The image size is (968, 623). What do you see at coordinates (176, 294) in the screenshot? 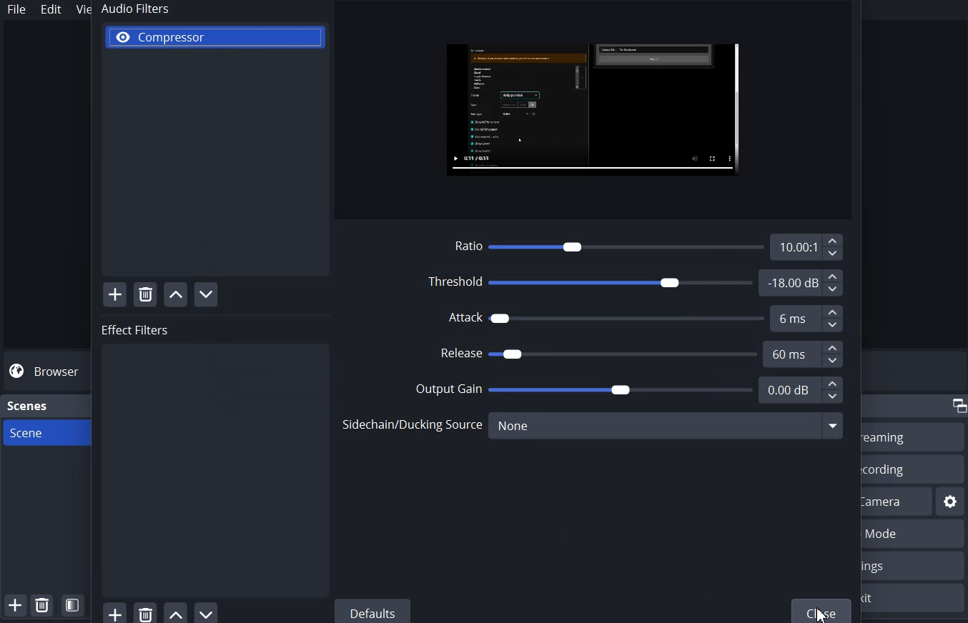
I see `Move Filter Up` at bounding box center [176, 294].